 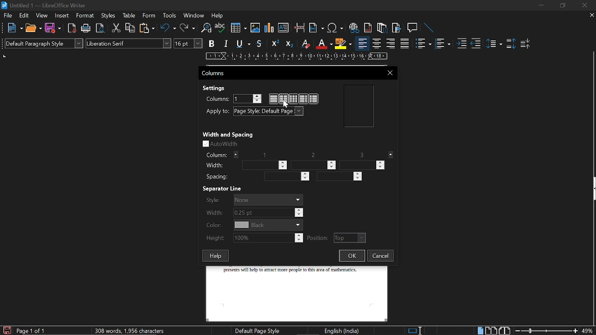 What do you see at coordinates (253, 200) in the screenshot?
I see `Style` at bounding box center [253, 200].